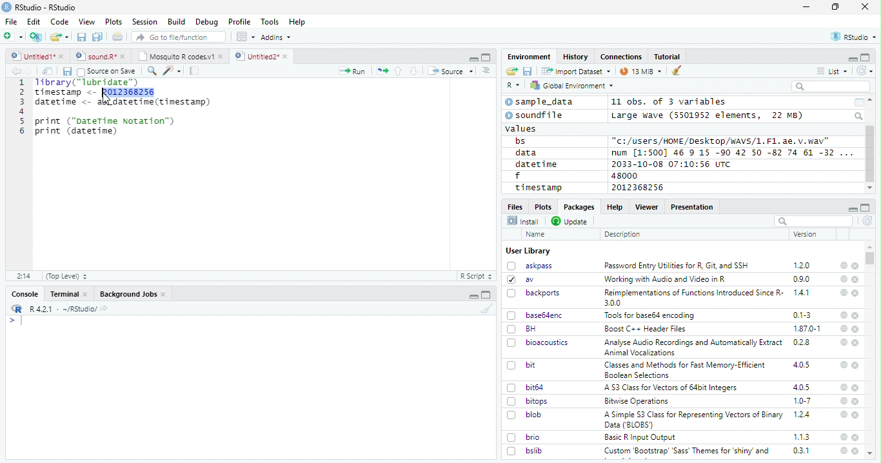  Describe the element at coordinates (687, 453) in the screenshot. I see `Custom ‘Bootstrap’ ‘Sass’ Themes for ‘shiny’ and` at that location.